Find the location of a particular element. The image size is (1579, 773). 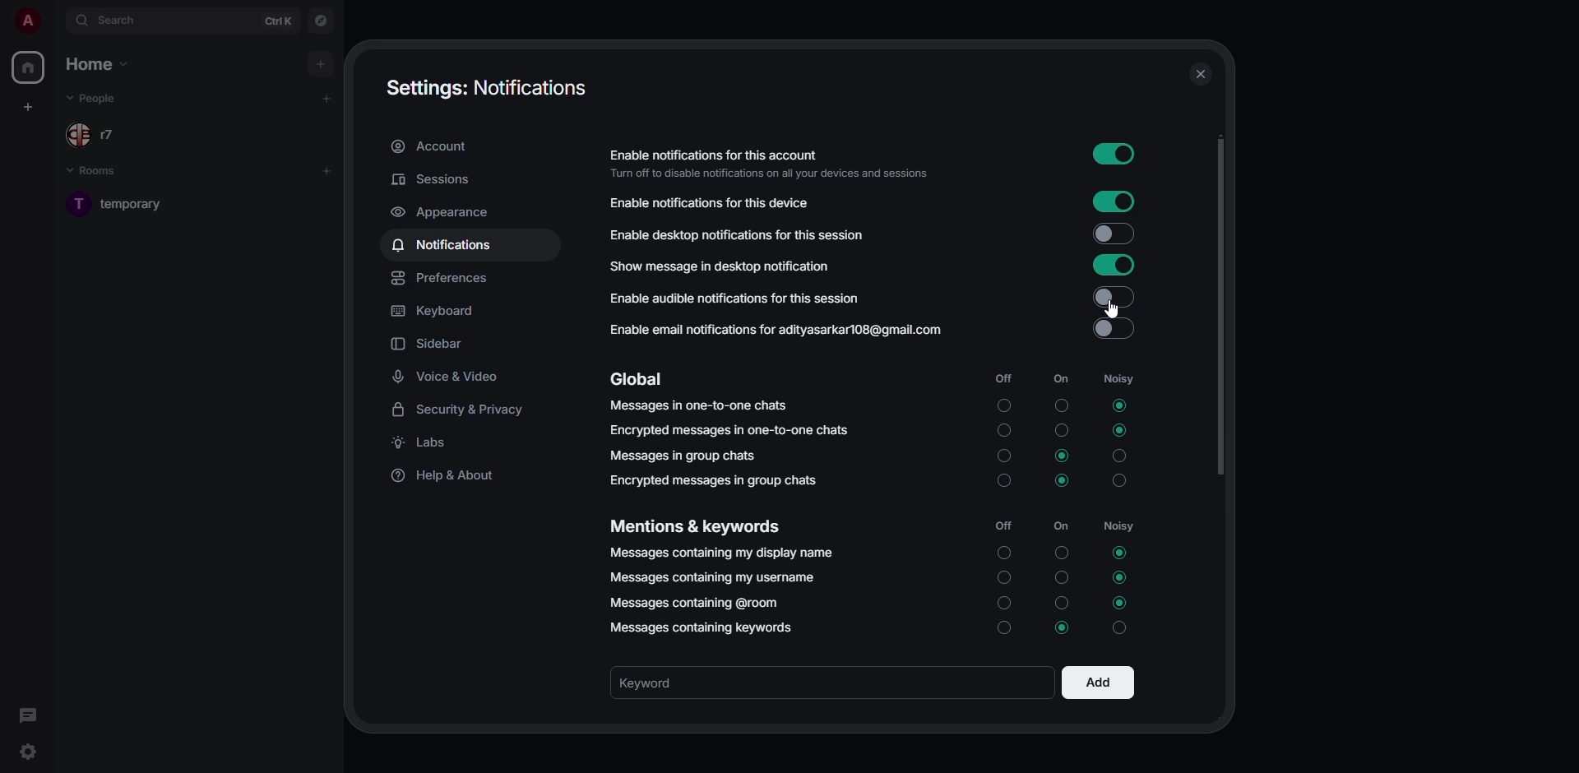

create space is located at coordinates (28, 108).